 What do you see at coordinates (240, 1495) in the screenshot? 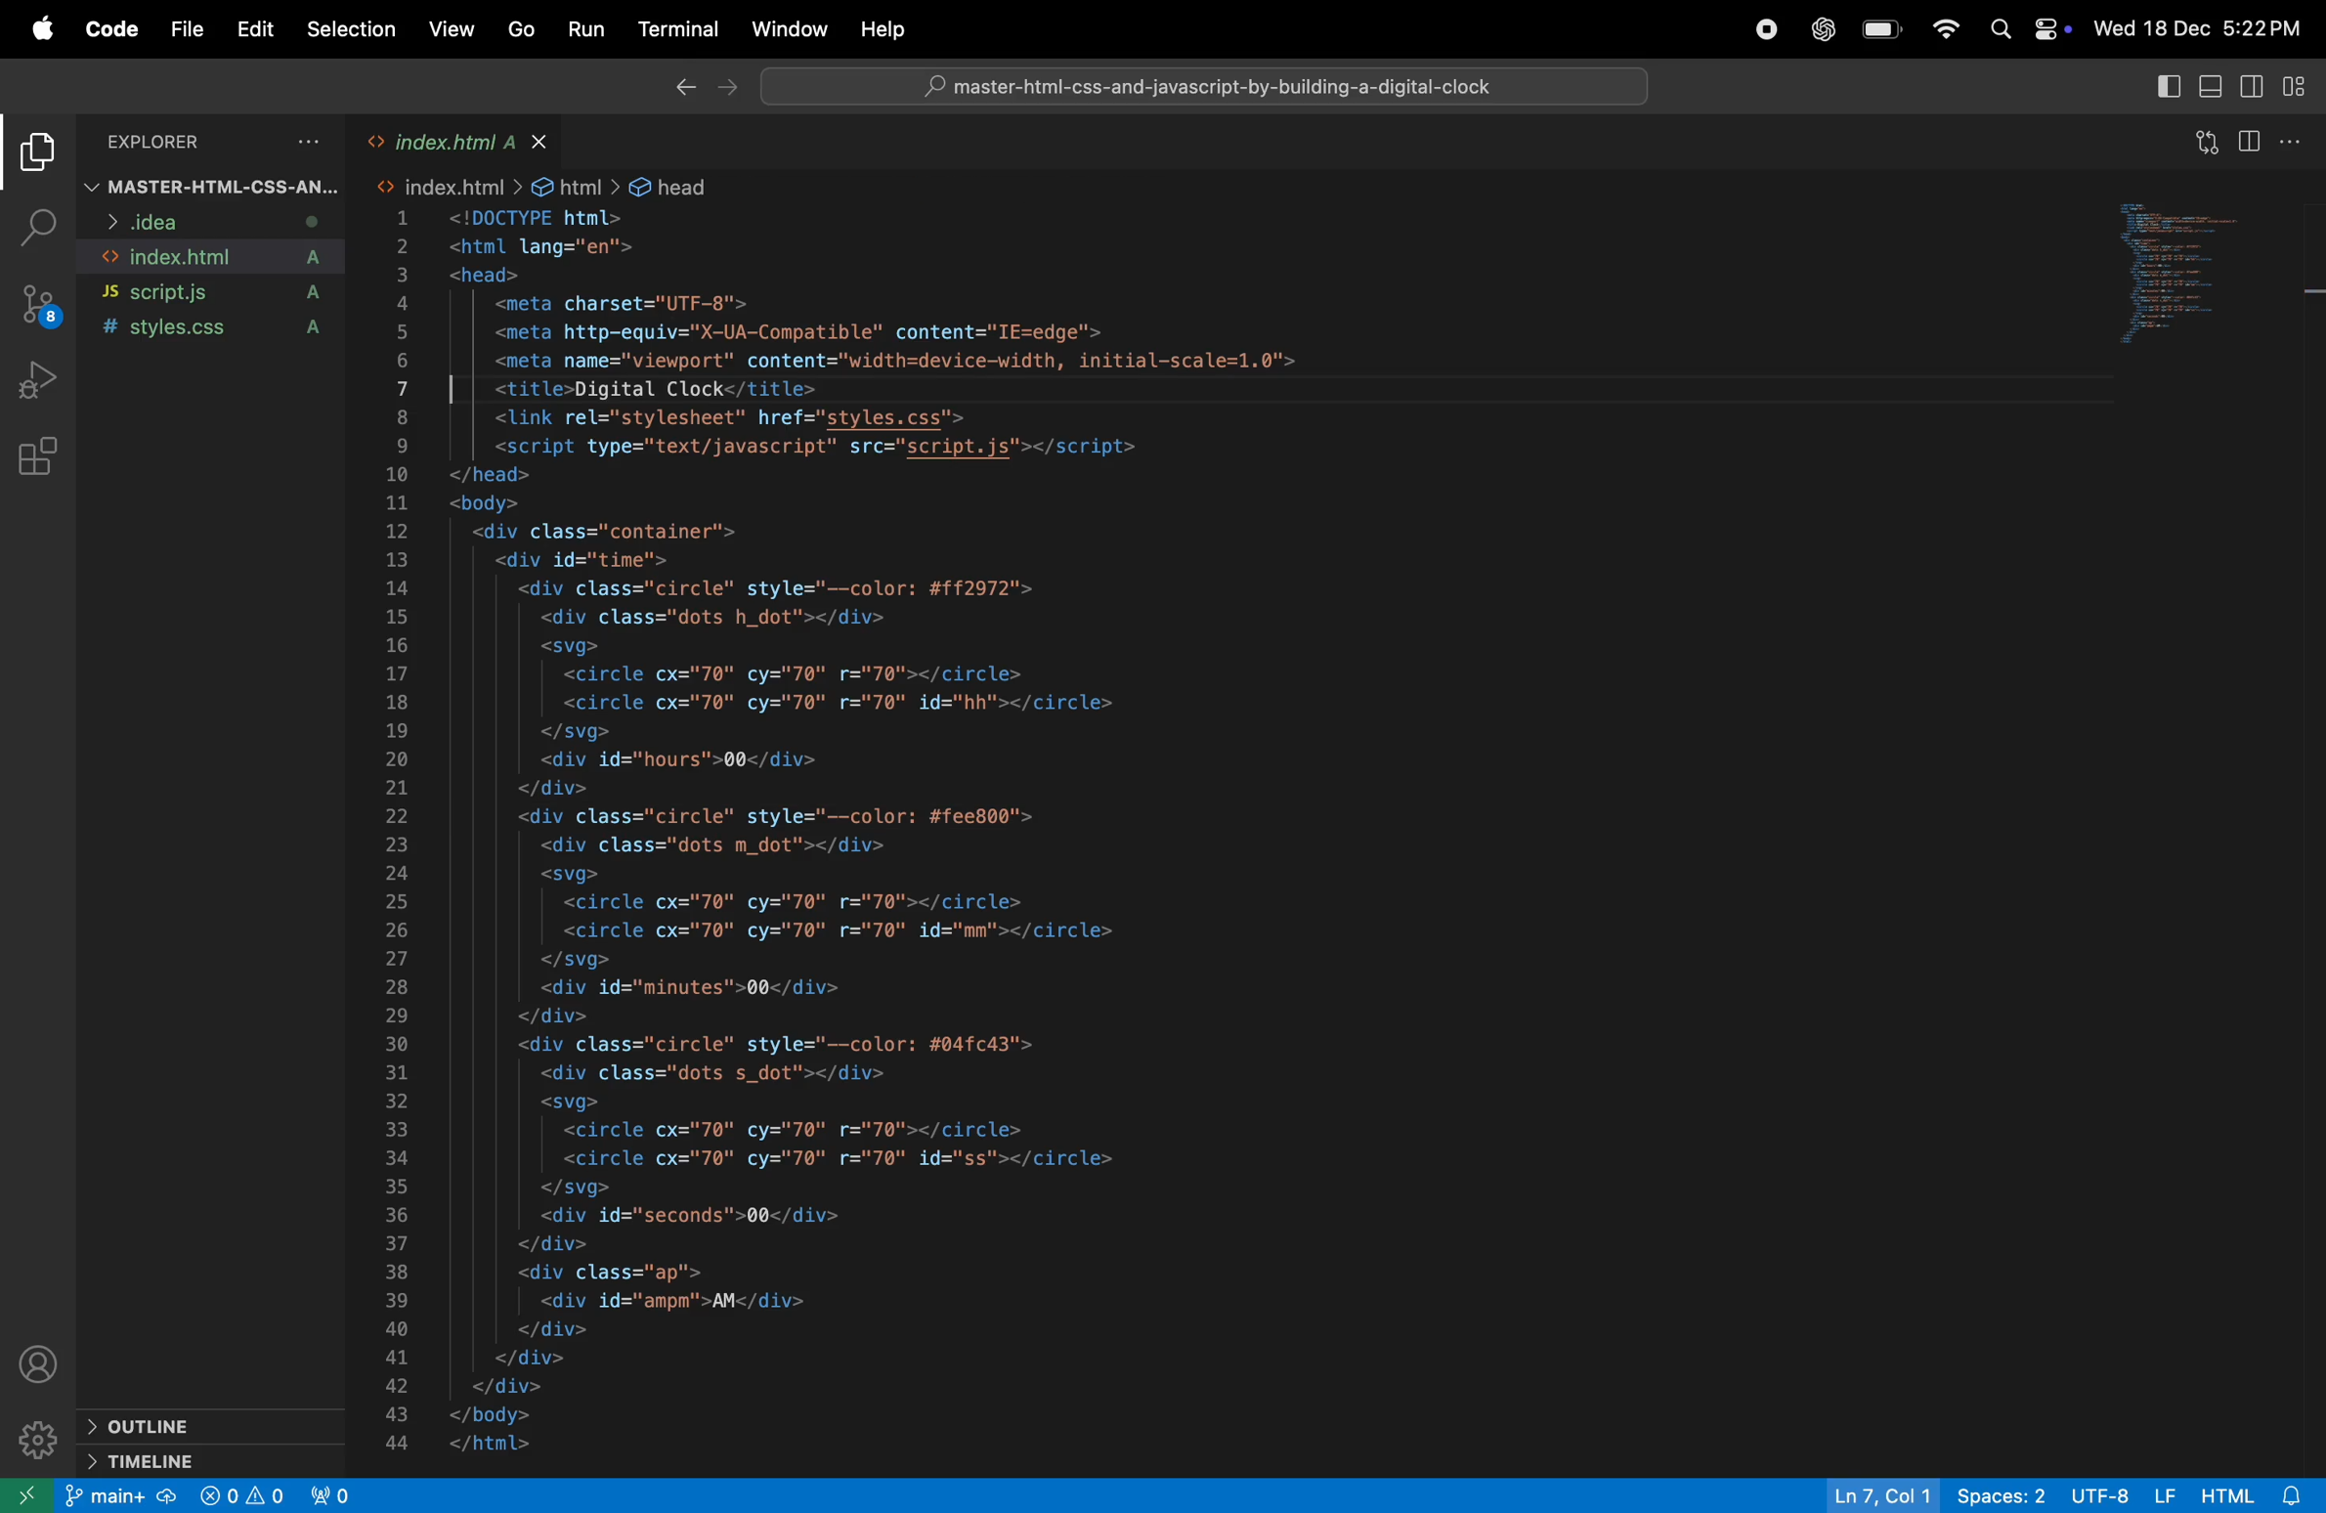
I see `no problem` at bounding box center [240, 1495].